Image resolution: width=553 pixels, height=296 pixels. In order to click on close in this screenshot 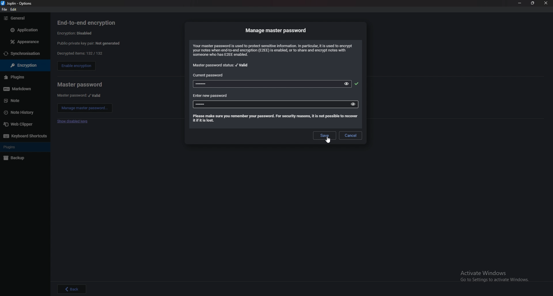, I will do `click(546, 3)`.